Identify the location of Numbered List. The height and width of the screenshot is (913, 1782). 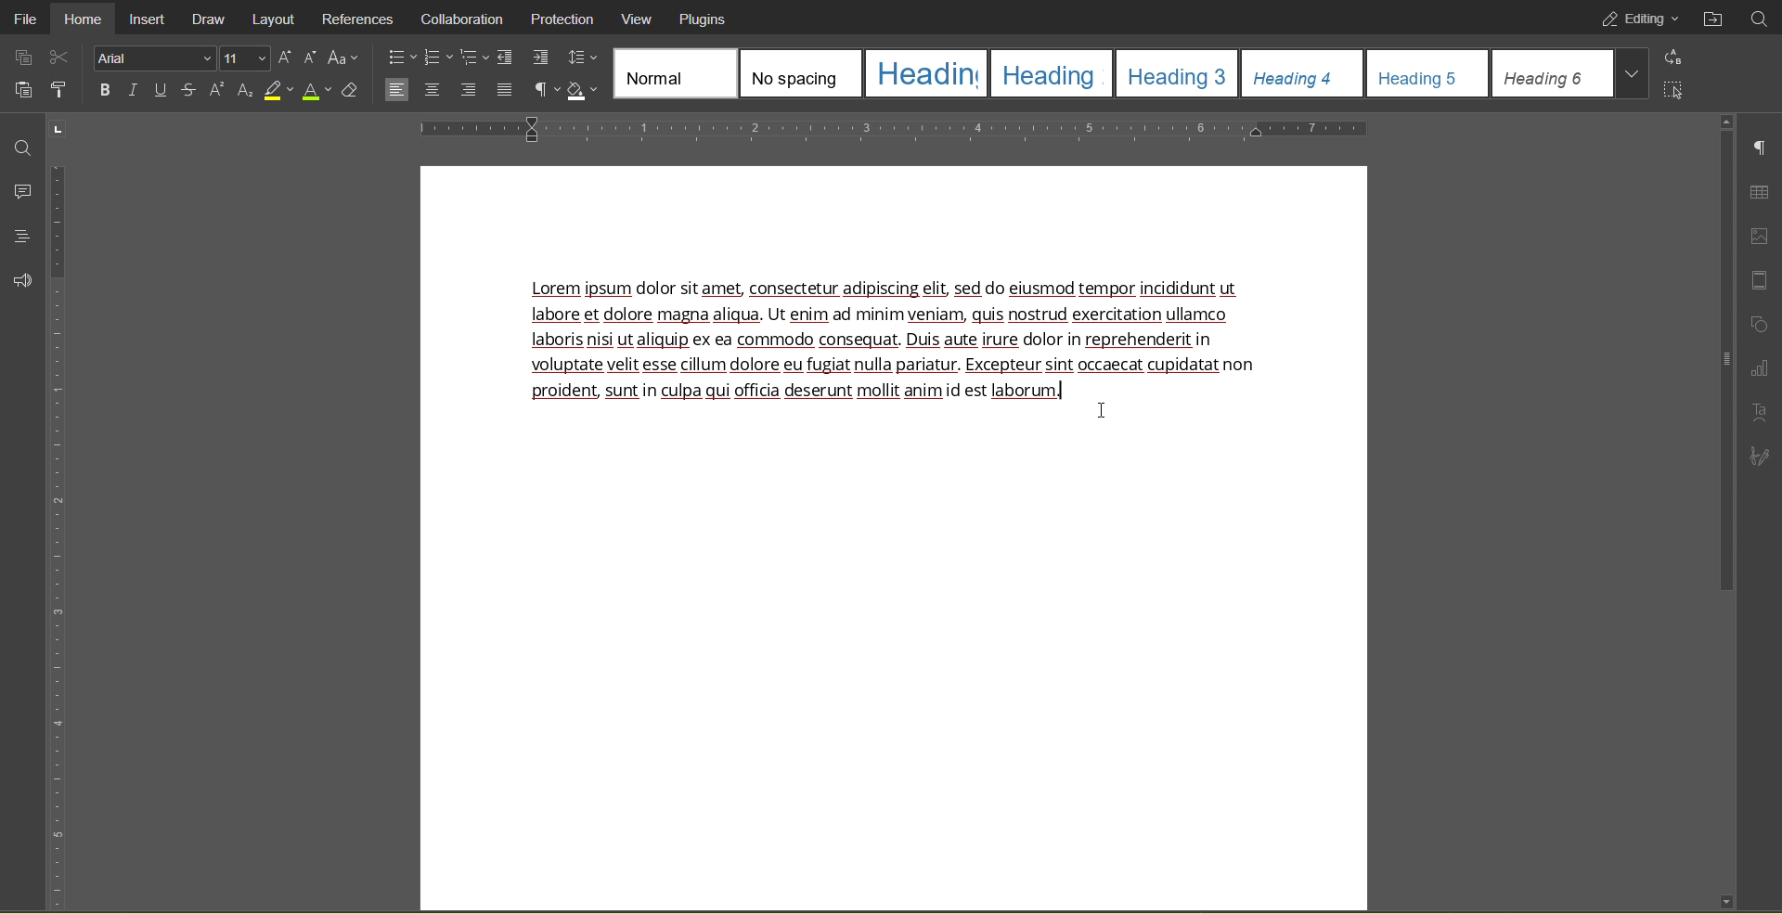
(439, 57).